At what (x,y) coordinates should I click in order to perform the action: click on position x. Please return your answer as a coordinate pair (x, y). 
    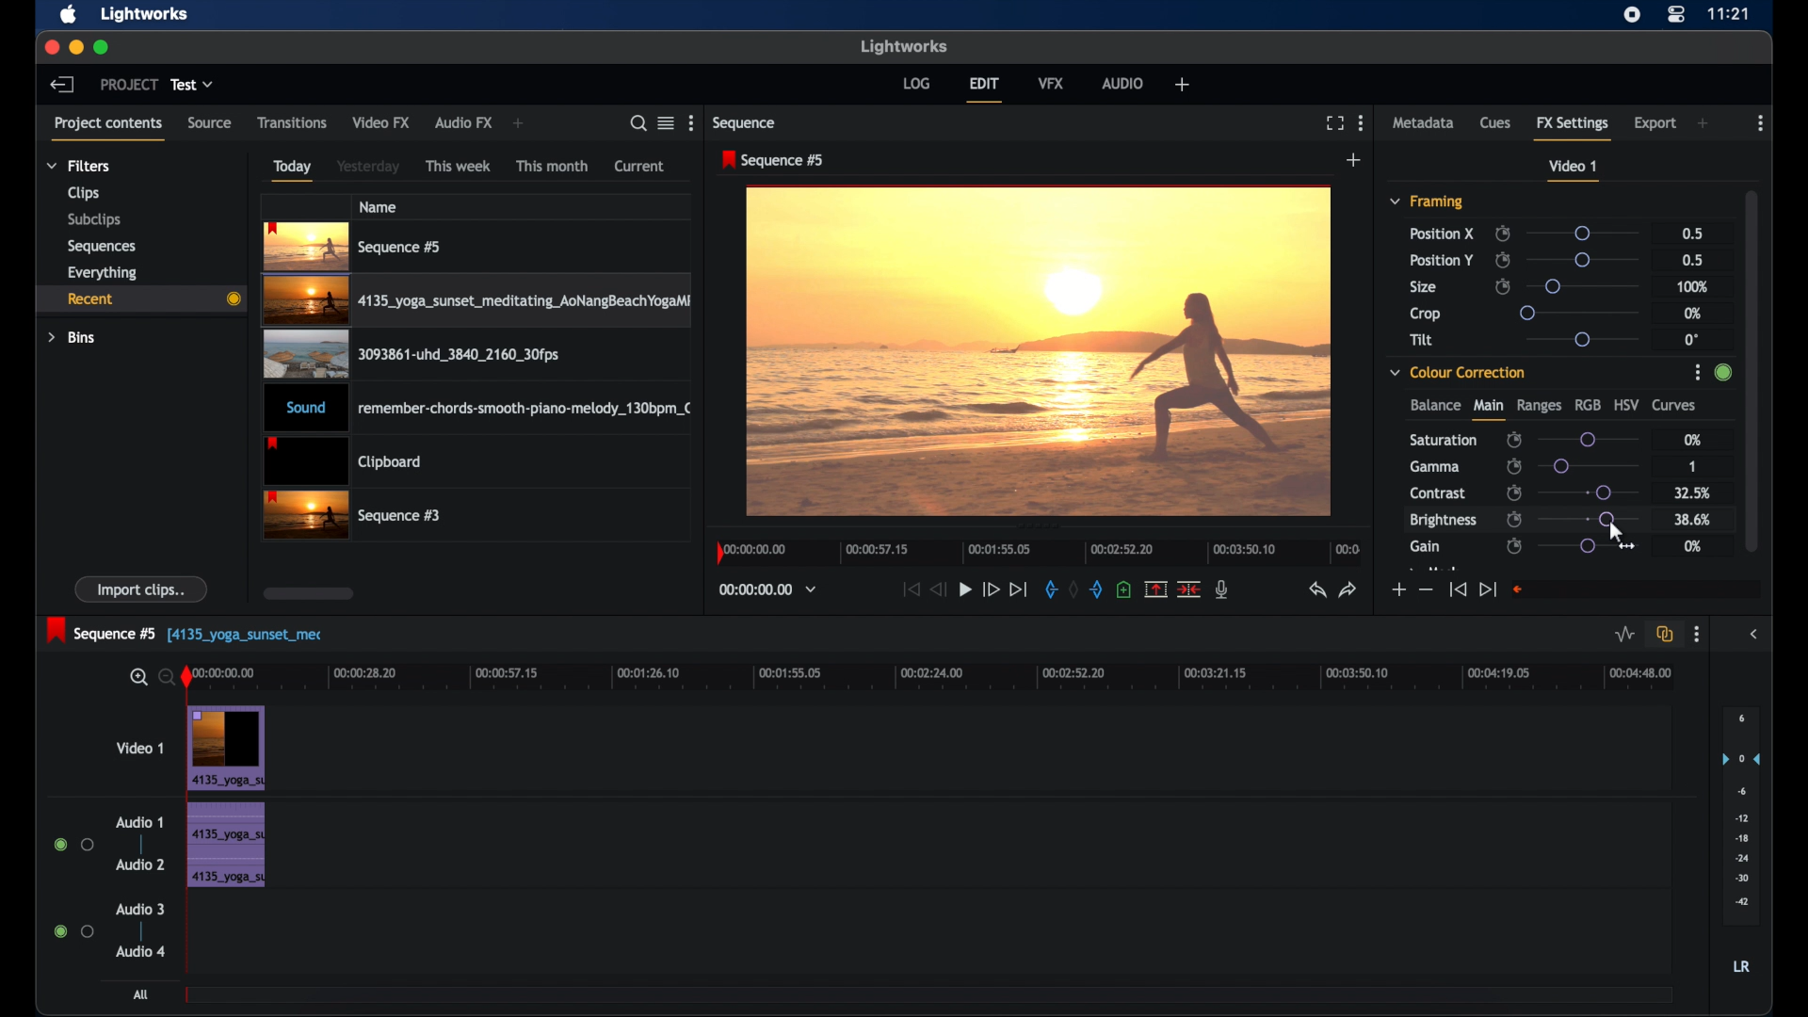
    Looking at the image, I should click on (1442, 234).